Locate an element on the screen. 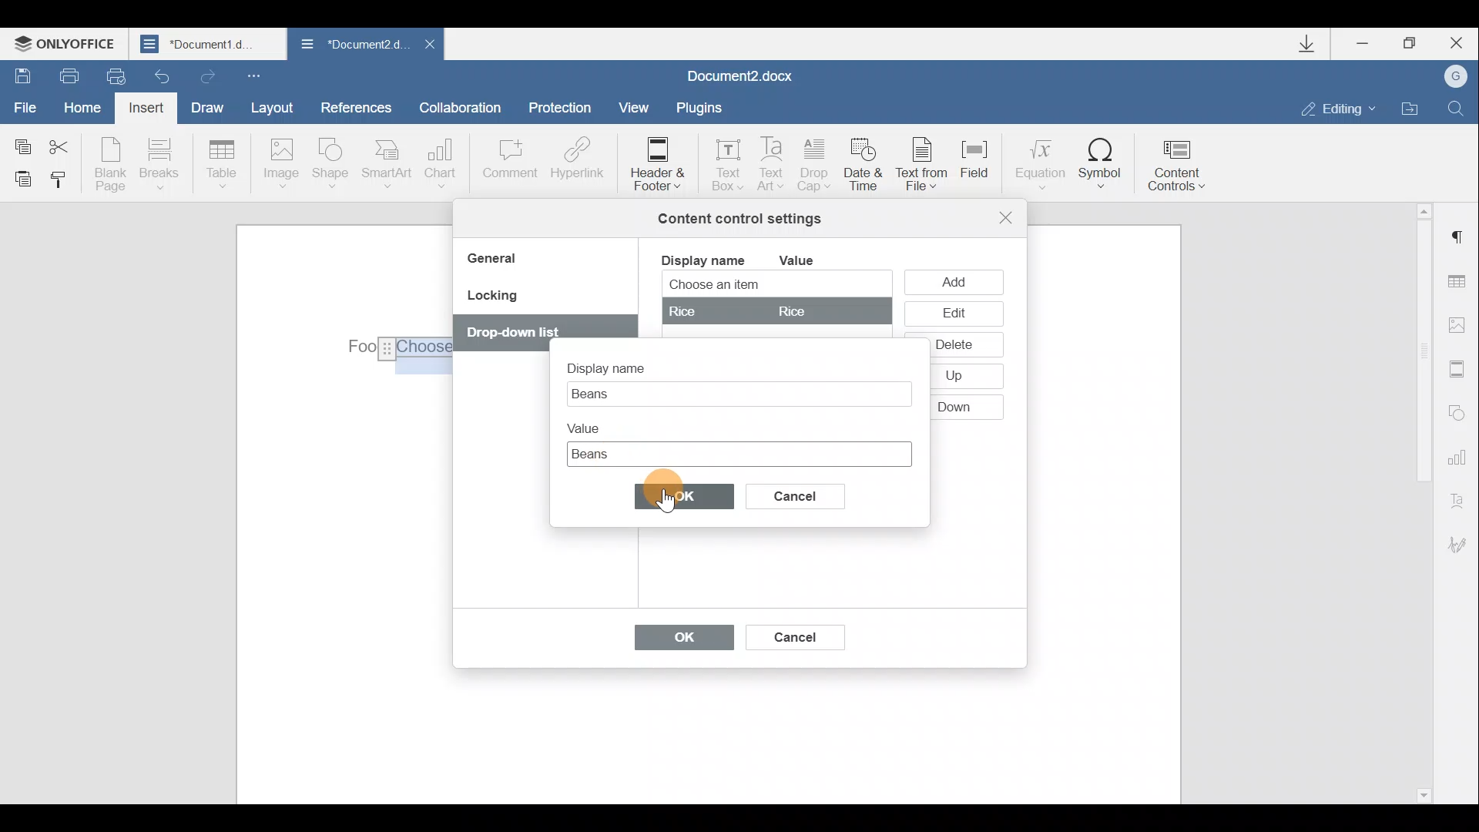 Image resolution: width=1479 pixels, height=832 pixels. rice is located at coordinates (775, 310).